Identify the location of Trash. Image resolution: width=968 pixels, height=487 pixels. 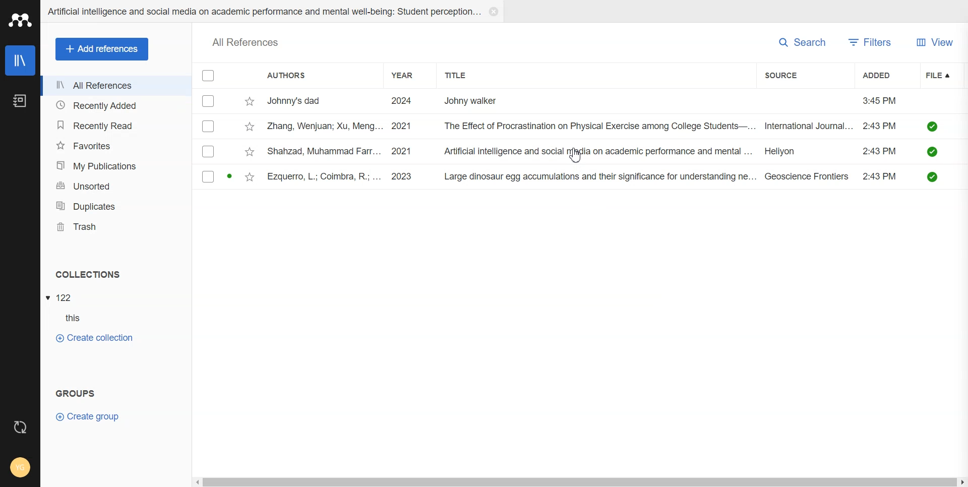
(116, 227).